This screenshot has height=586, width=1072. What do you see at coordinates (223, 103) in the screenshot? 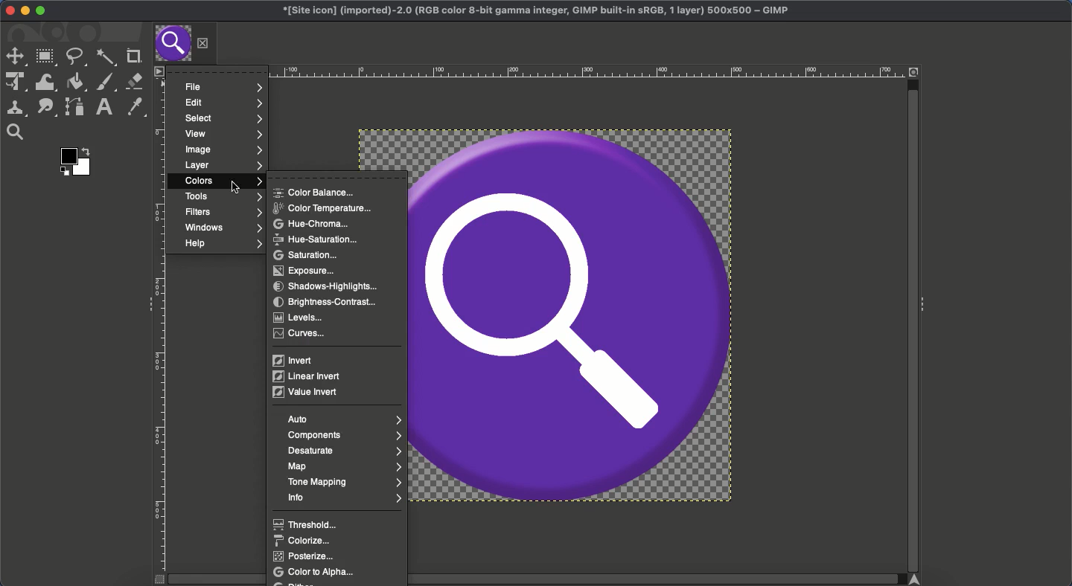
I see `Edit` at bounding box center [223, 103].